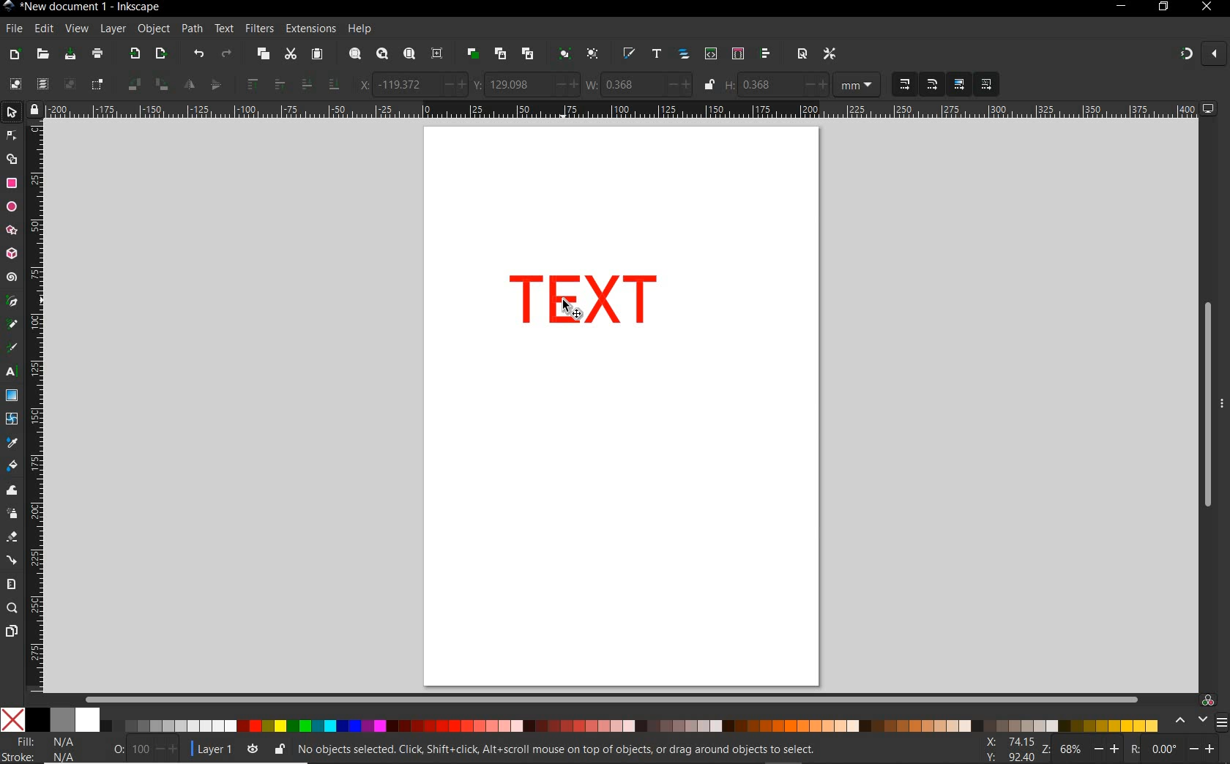 The height and width of the screenshot is (764, 1230). Describe the element at coordinates (12, 184) in the screenshot. I see `RECTANGLE TOOL` at that location.